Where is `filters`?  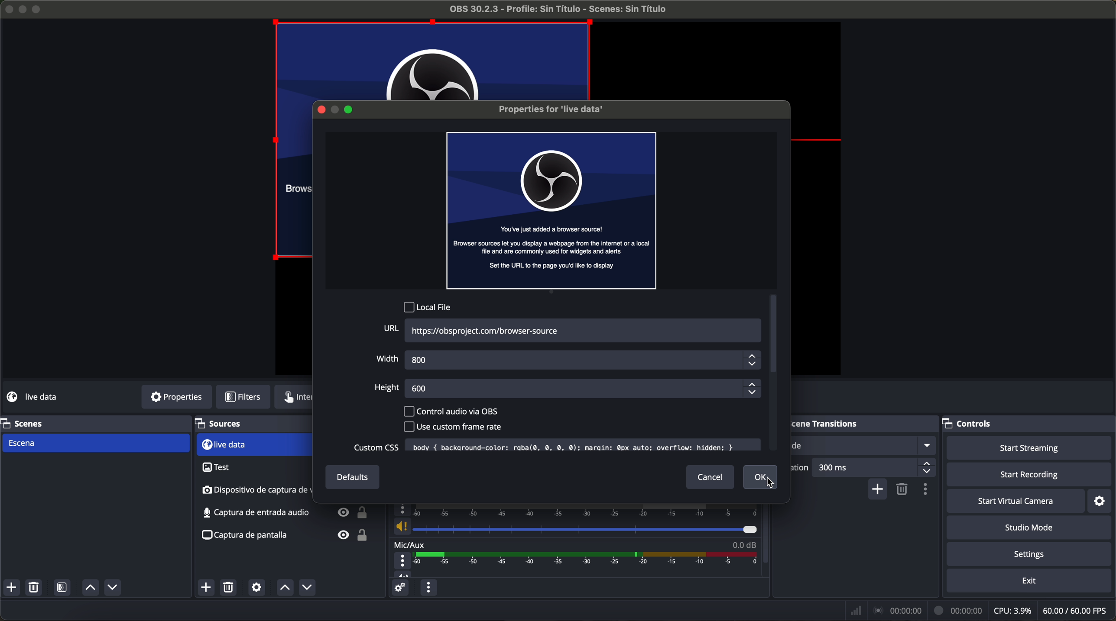
filters is located at coordinates (243, 397).